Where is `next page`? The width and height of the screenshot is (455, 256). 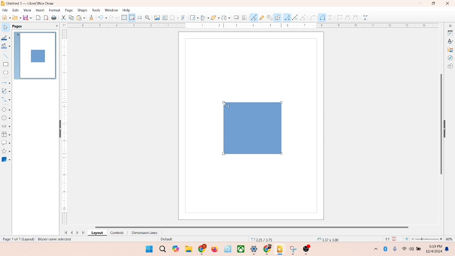
next page is located at coordinates (78, 233).